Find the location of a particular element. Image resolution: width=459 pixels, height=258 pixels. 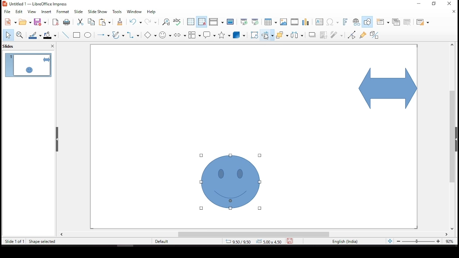

fill color is located at coordinates (50, 36).